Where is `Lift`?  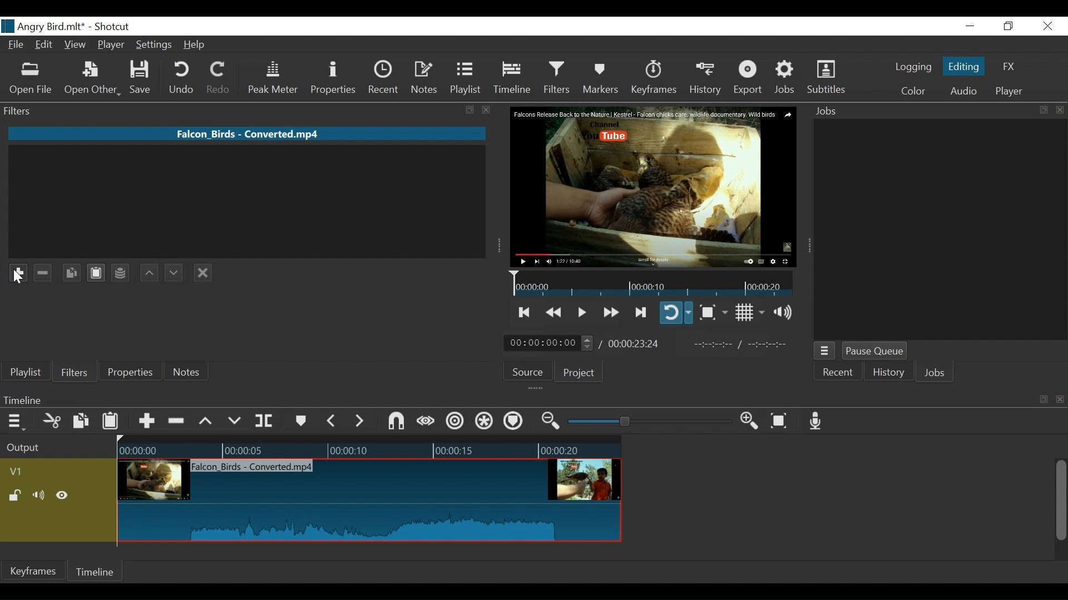 Lift is located at coordinates (207, 422).